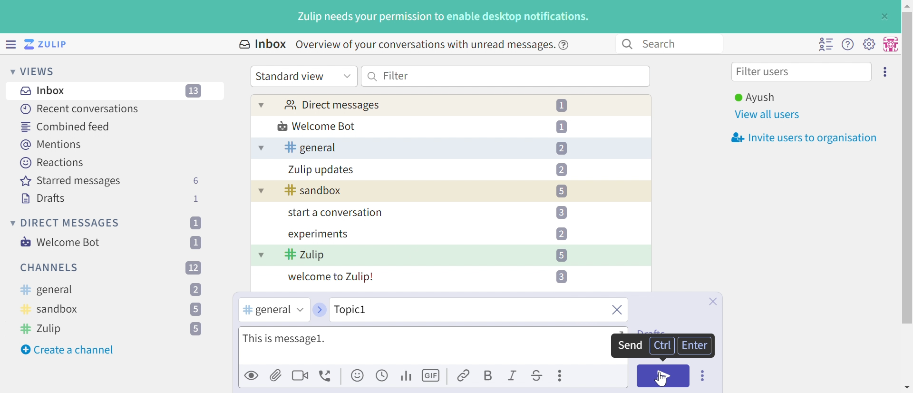 Image resolution: width=913 pixels, height=393 pixels. Describe the element at coordinates (196, 329) in the screenshot. I see `5` at that location.